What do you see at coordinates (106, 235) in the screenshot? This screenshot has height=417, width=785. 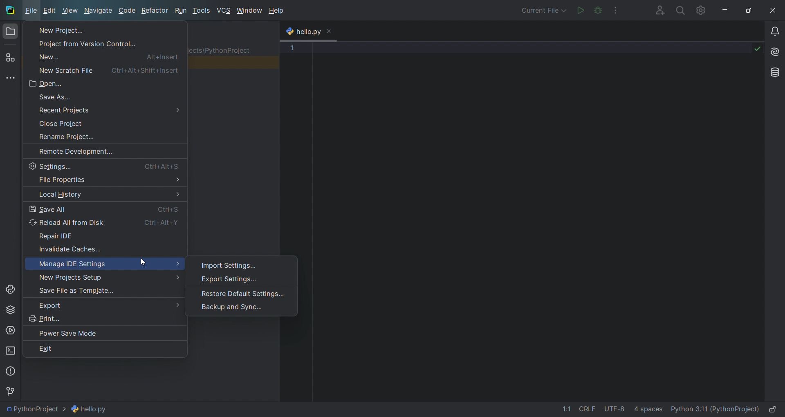 I see `repair ide` at bounding box center [106, 235].